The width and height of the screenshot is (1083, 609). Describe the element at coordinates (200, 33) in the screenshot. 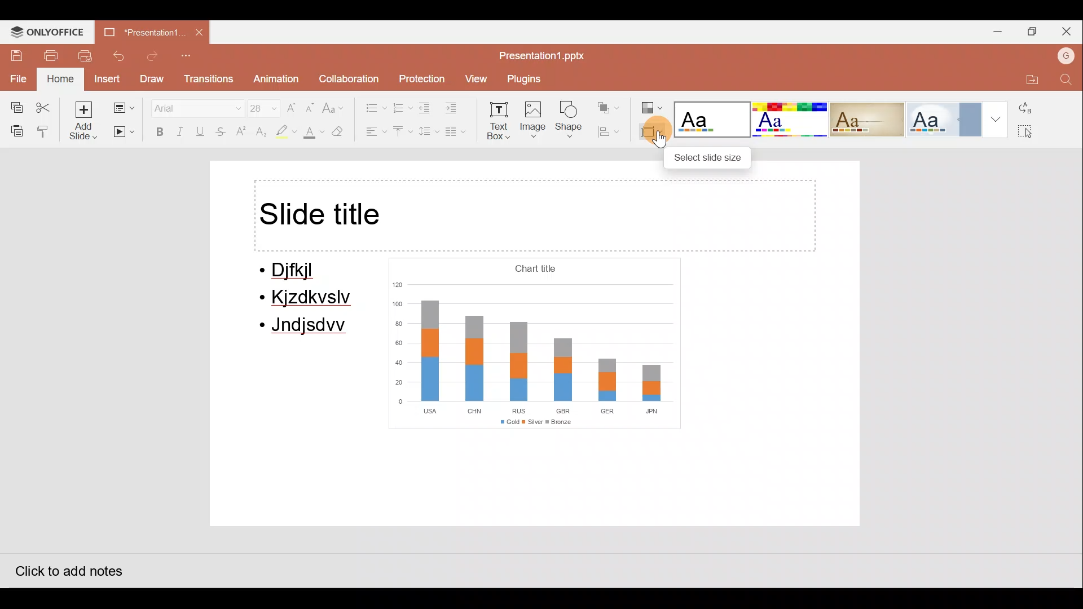

I see `Close document` at that location.